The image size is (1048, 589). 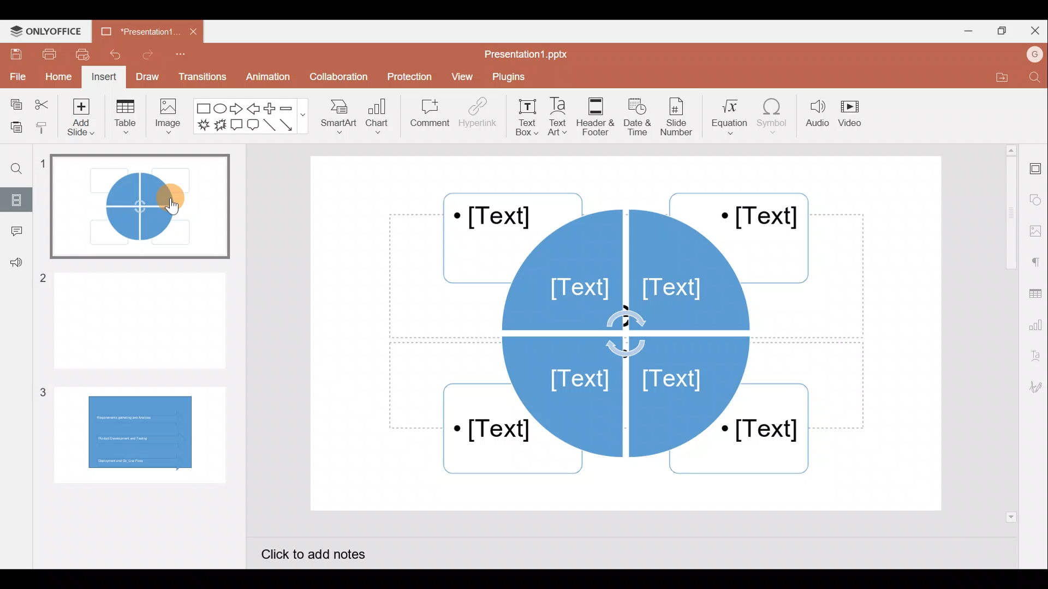 What do you see at coordinates (219, 110) in the screenshot?
I see `Ellipse` at bounding box center [219, 110].